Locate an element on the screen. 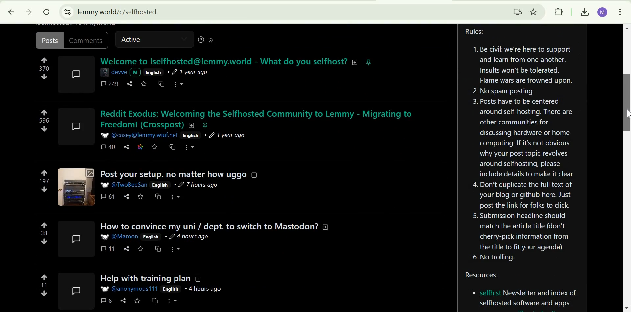 The height and width of the screenshot is (312, 631). English is located at coordinates (151, 237).